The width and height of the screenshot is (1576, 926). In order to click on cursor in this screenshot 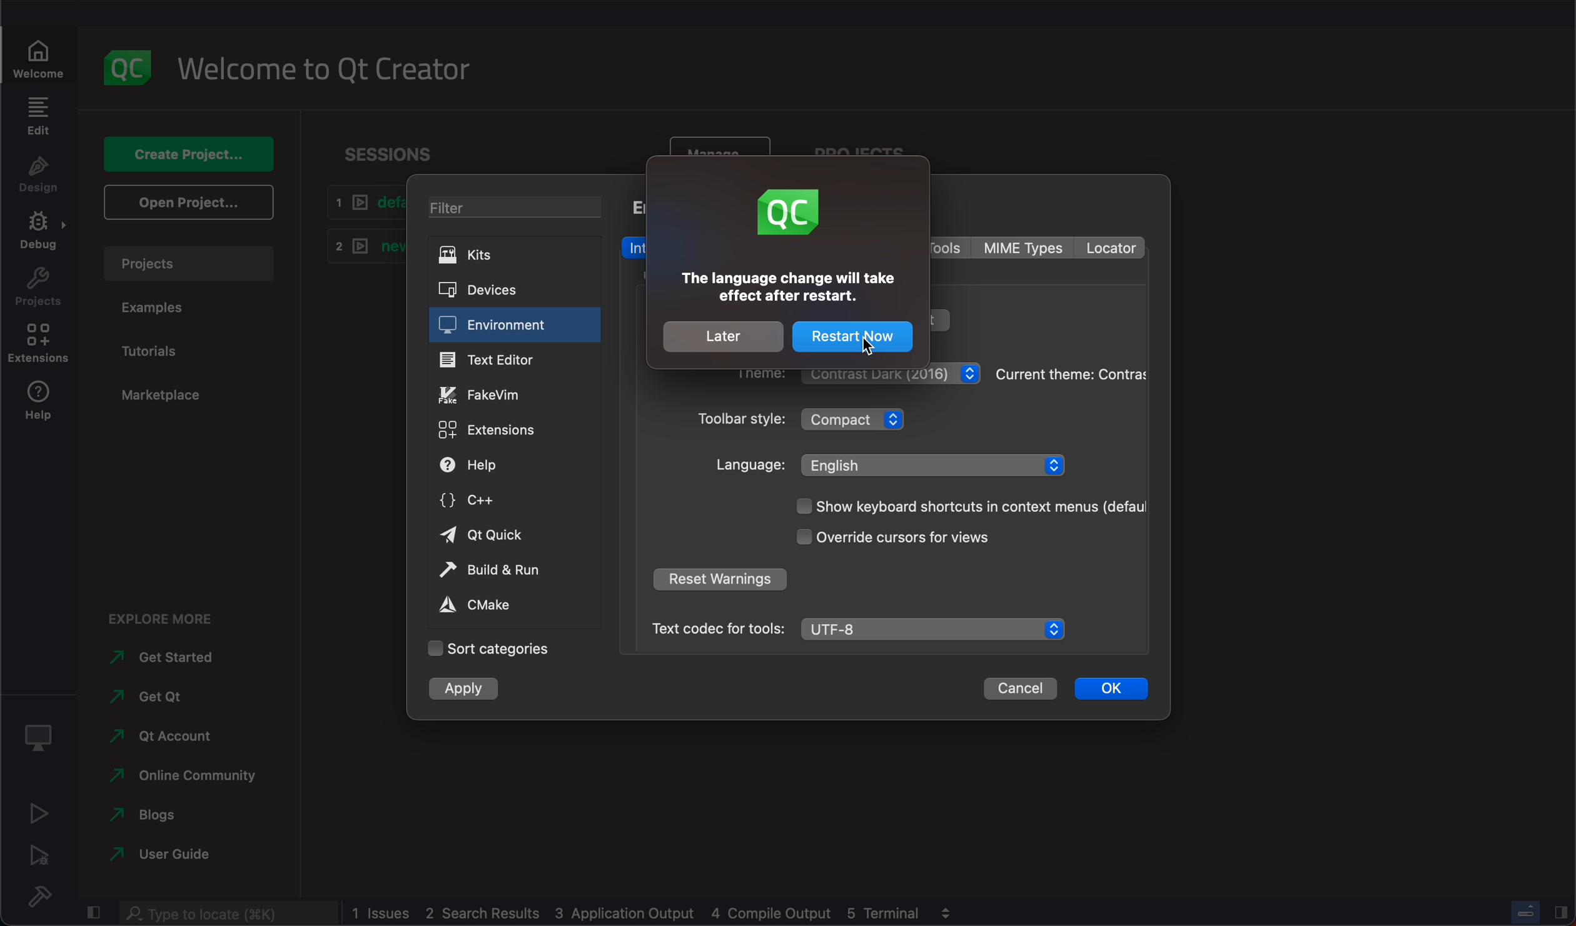, I will do `click(864, 339)`.